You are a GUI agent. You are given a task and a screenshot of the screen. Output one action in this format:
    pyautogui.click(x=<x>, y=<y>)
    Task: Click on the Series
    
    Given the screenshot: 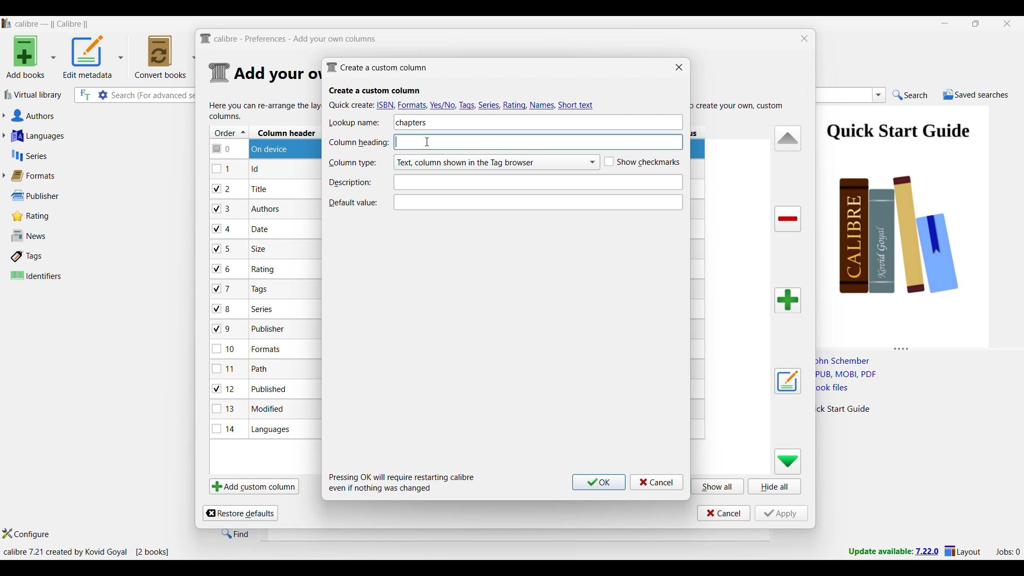 What is the action you would take?
    pyautogui.click(x=80, y=156)
    